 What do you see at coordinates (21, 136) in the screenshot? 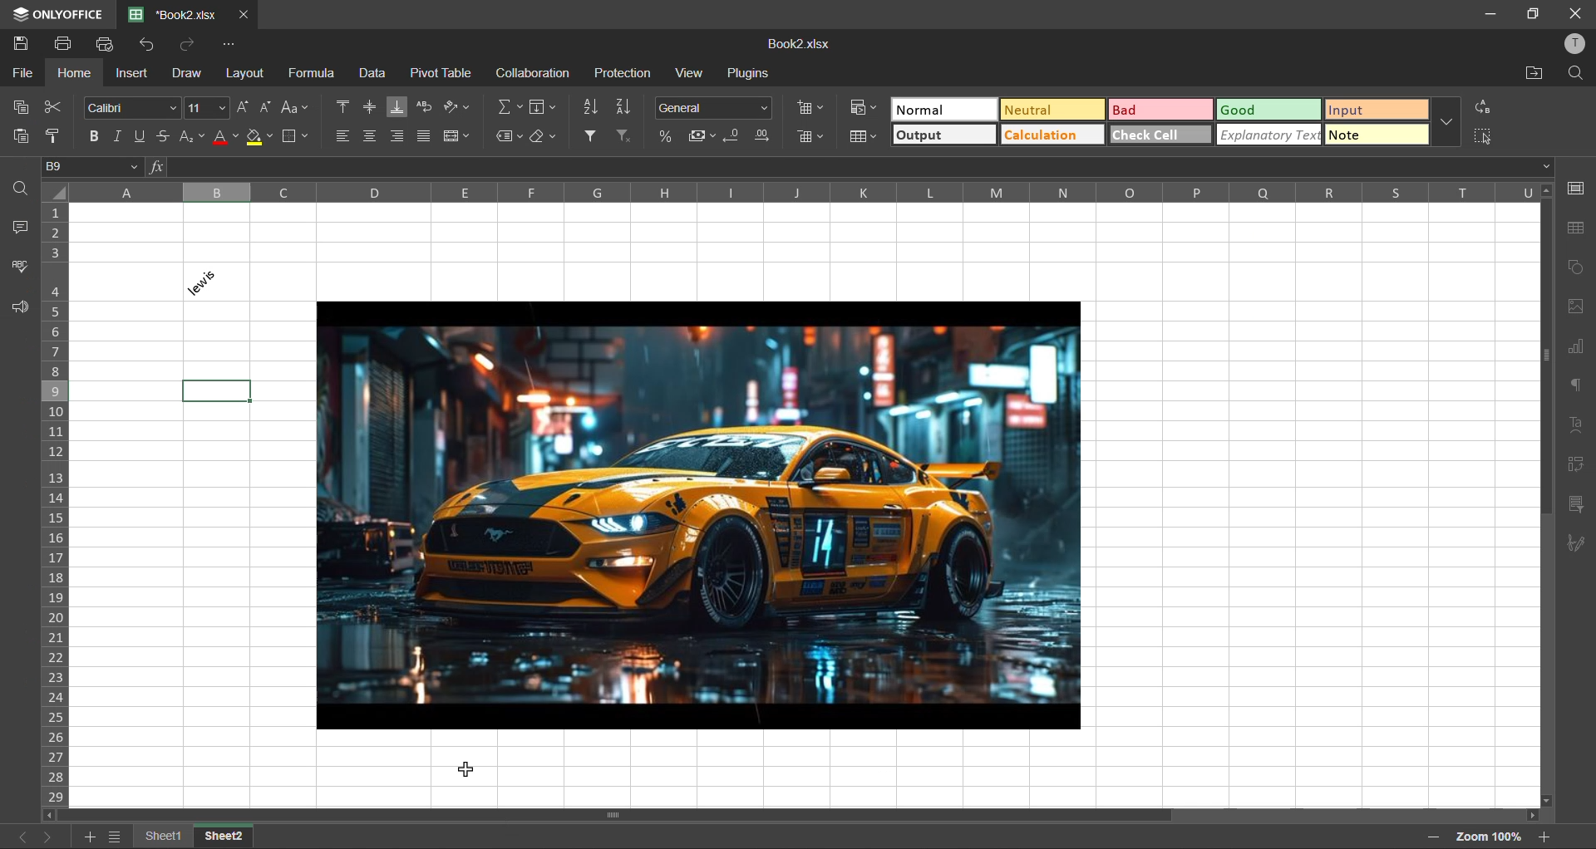
I see `paste` at bounding box center [21, 136].